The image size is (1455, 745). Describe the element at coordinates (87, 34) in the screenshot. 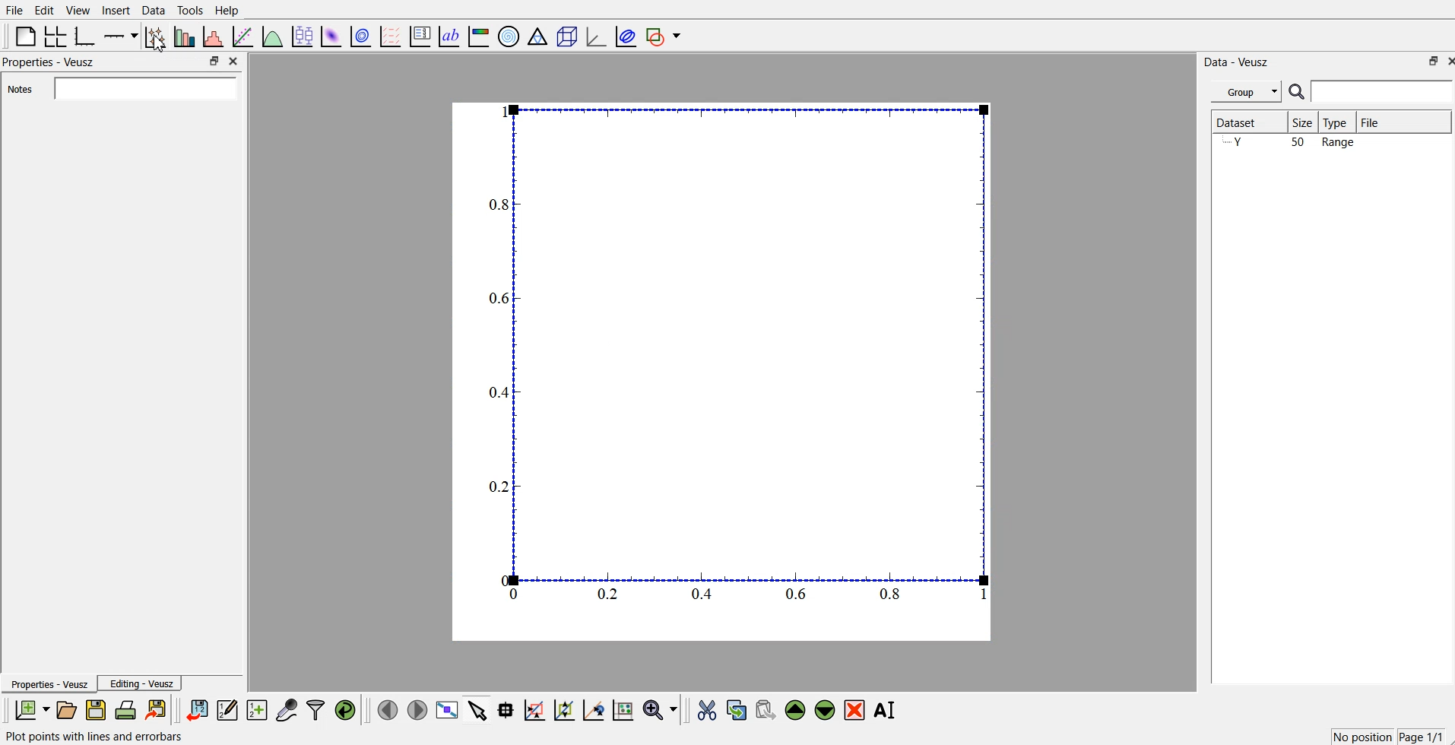

I see `base graphs` at that location.